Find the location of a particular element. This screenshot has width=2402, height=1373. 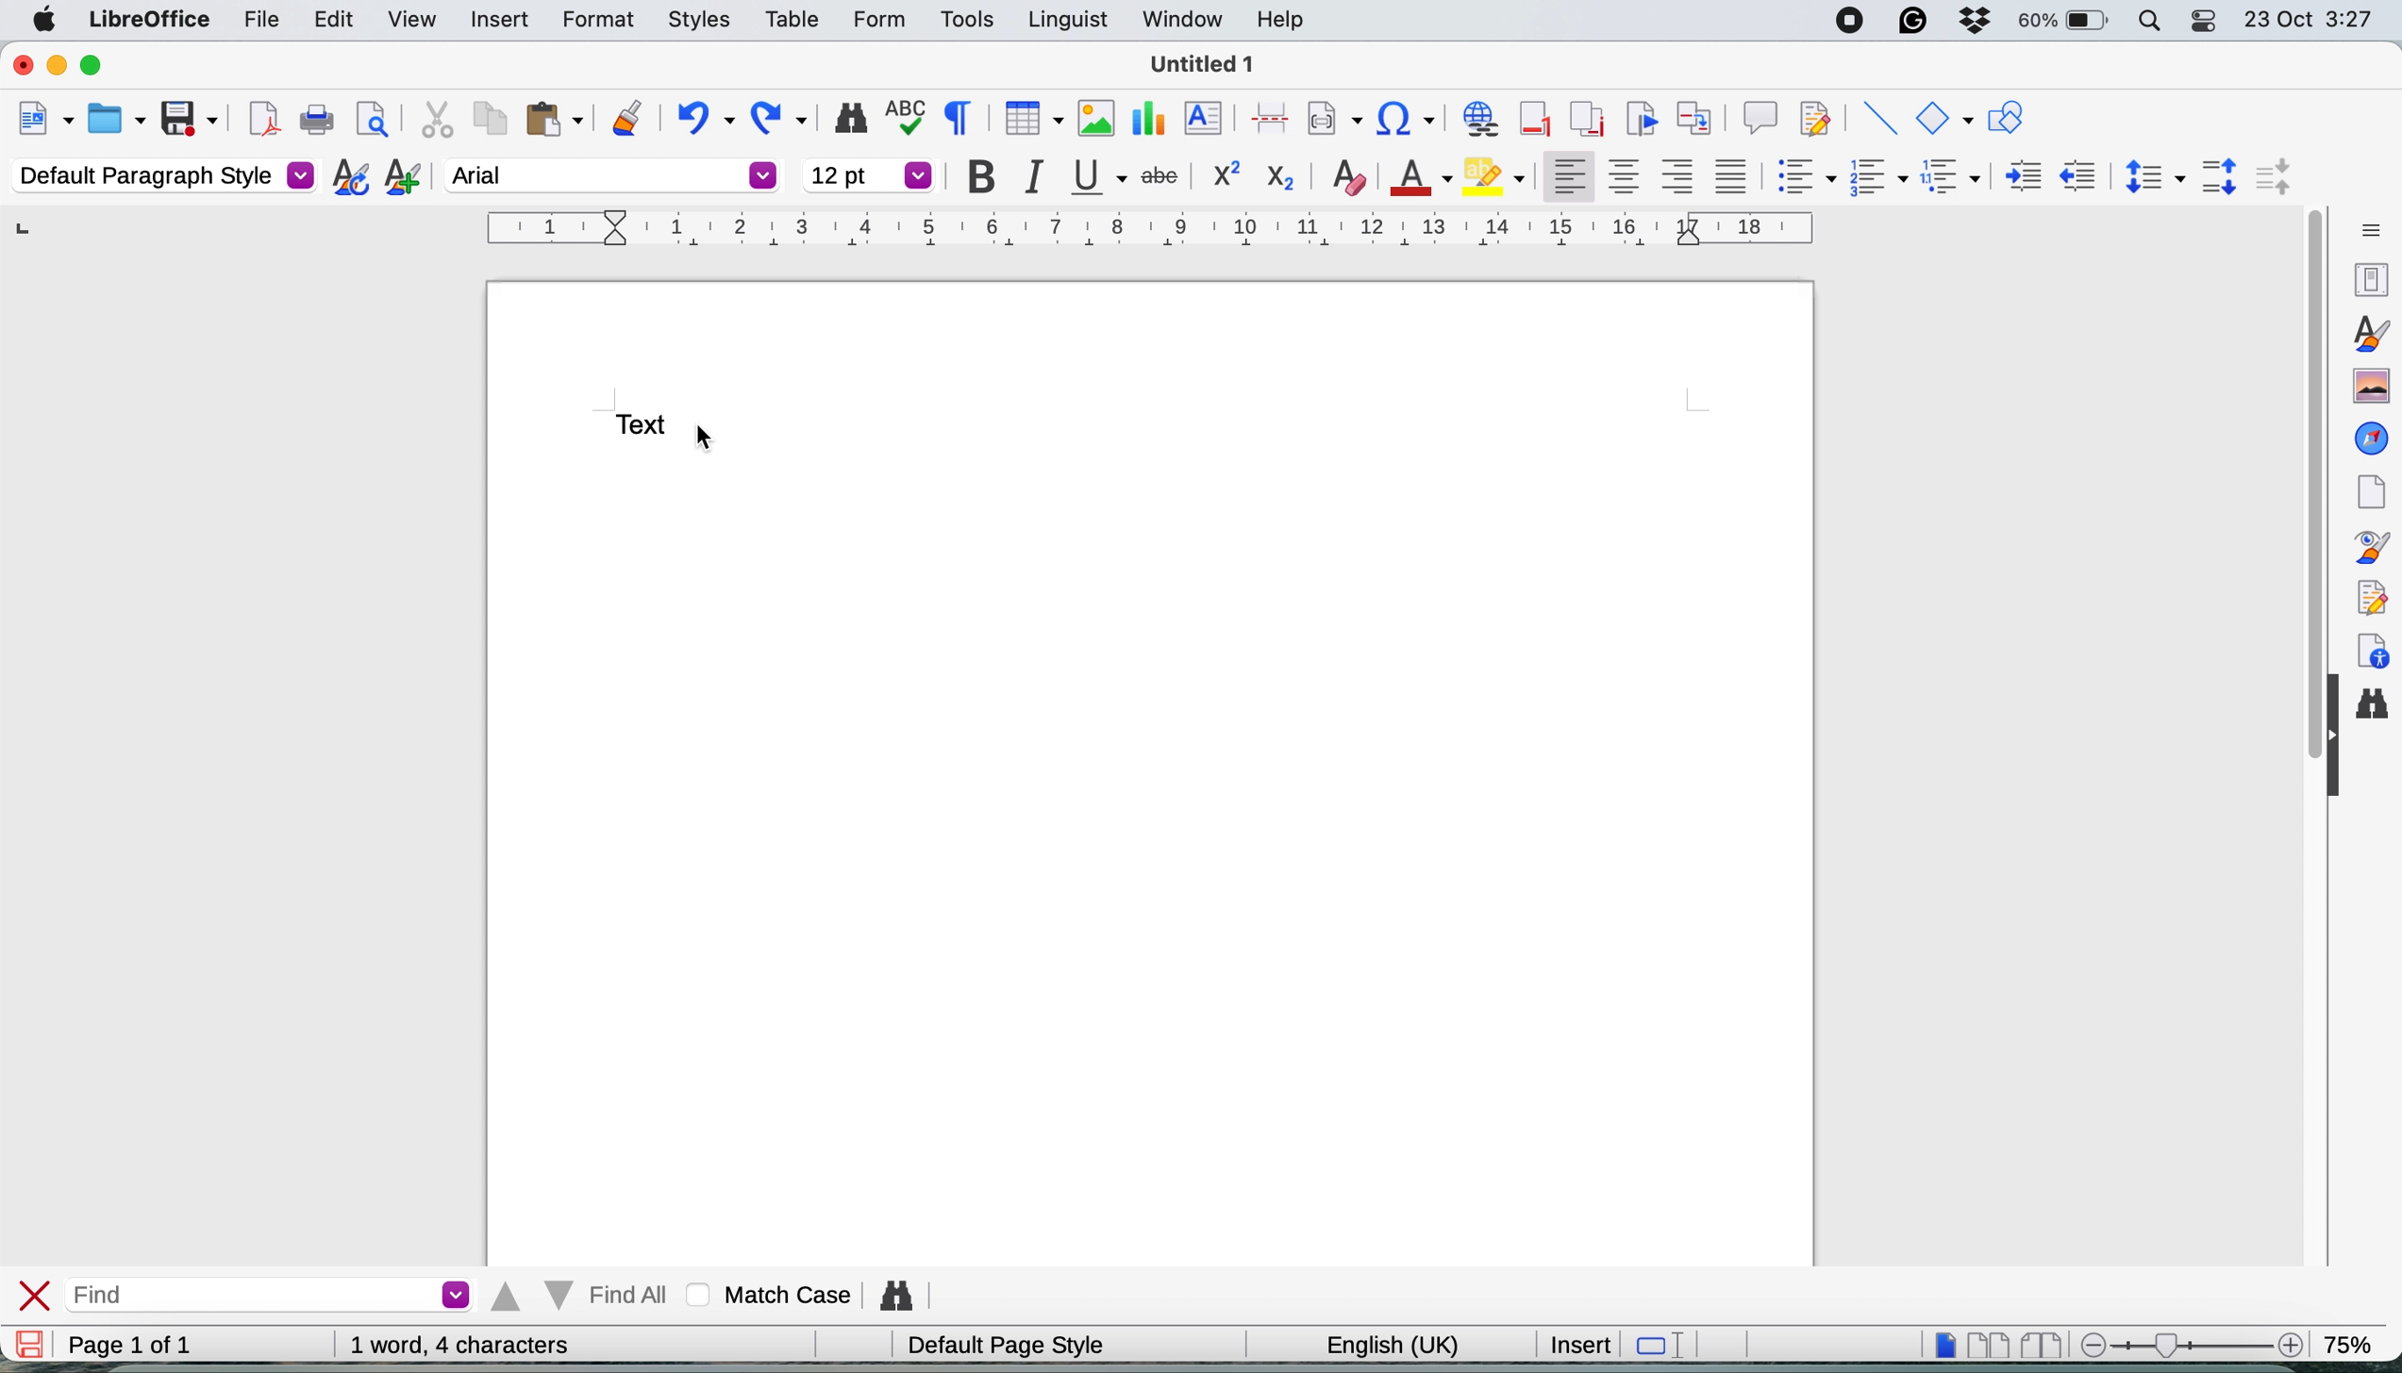

navigator is located at coordinates (2372, 438).